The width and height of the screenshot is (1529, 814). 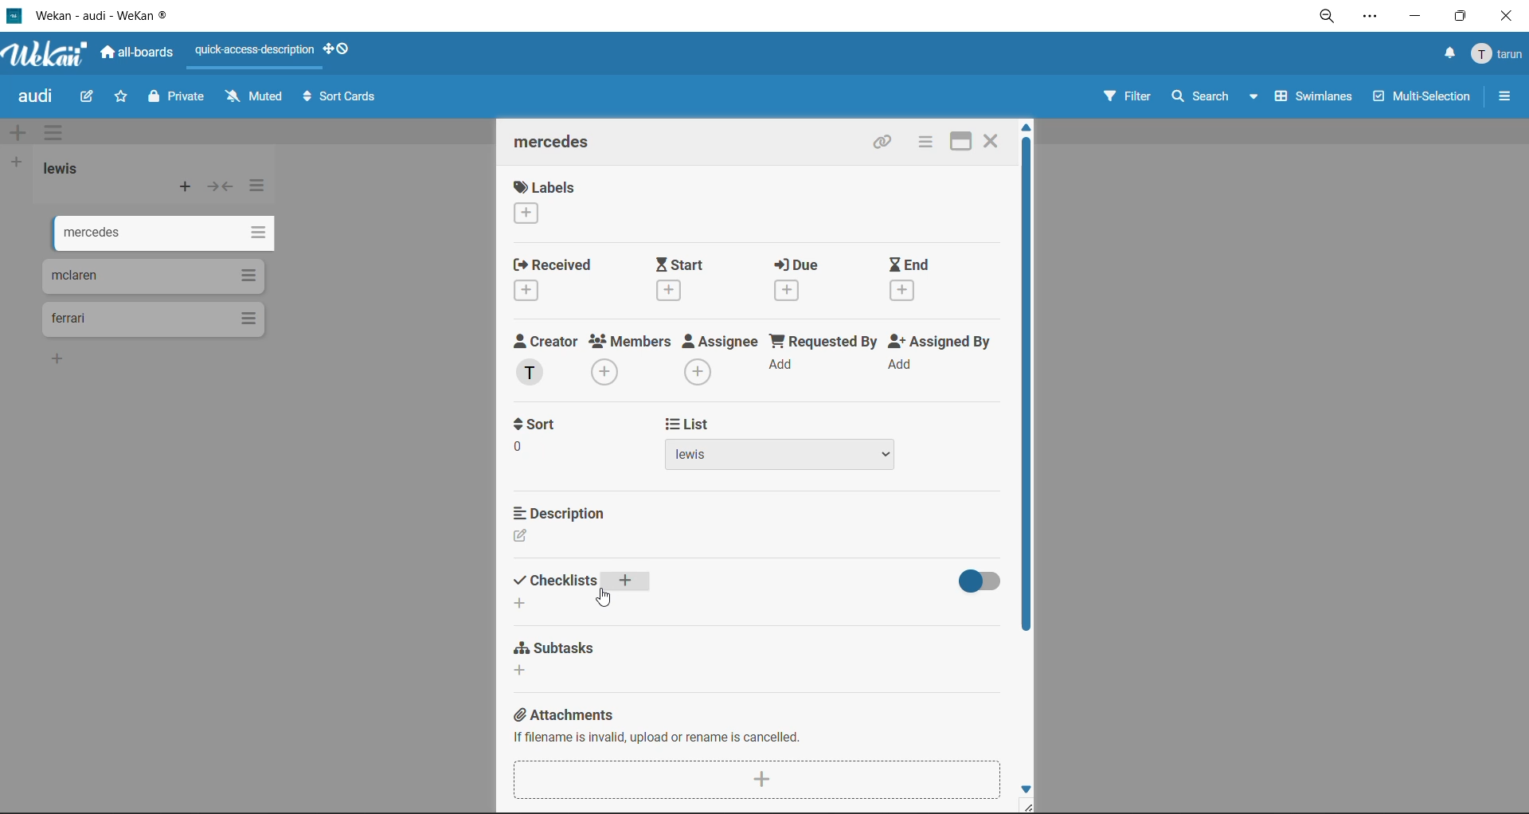 What do you see at coordinates (912, 280) in the screenshot?
I see `end` at bounding box center [912, 280].